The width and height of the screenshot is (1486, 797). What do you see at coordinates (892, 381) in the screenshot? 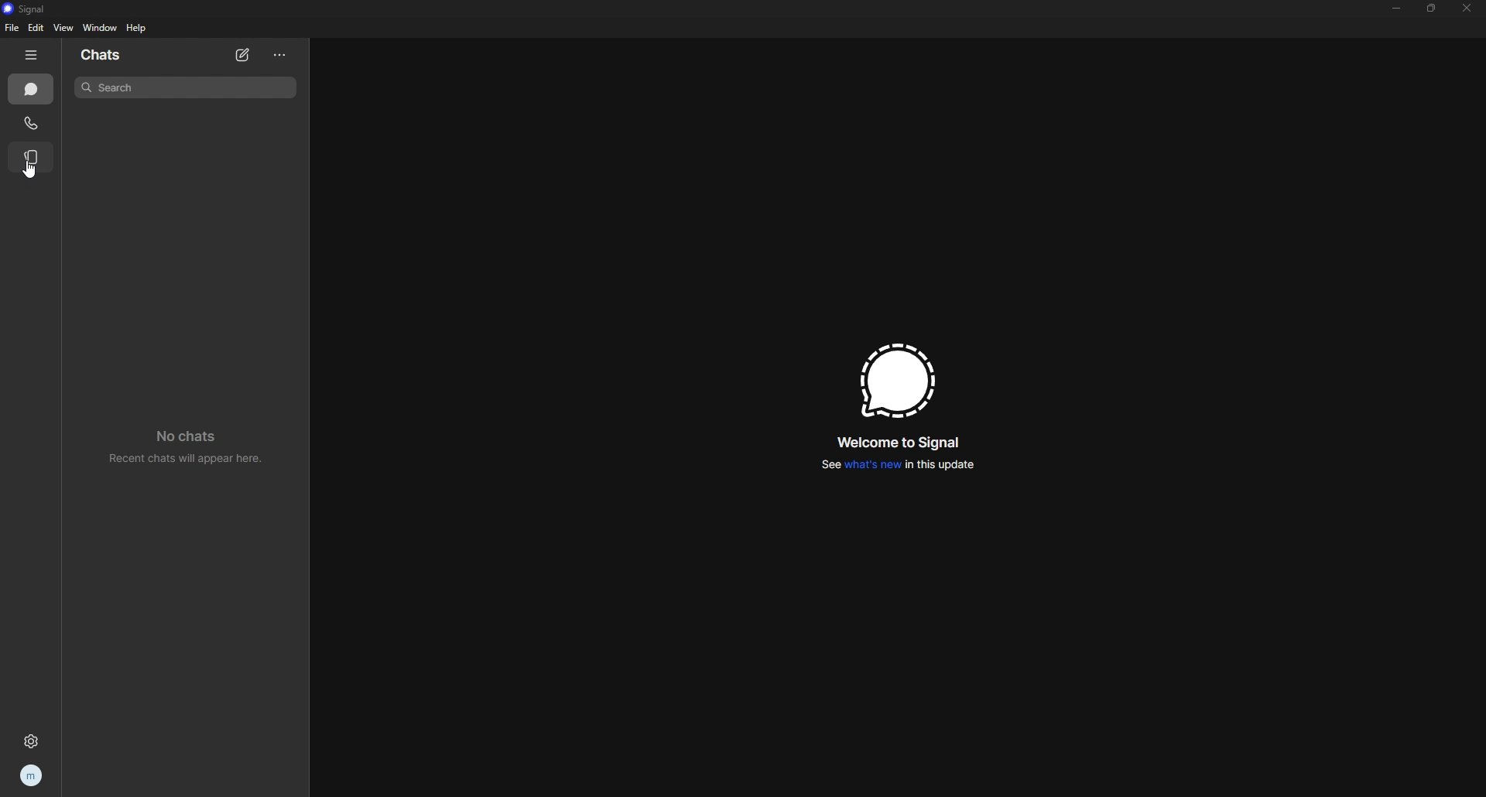
I see `signal logo` at bounding box center [892, 381].